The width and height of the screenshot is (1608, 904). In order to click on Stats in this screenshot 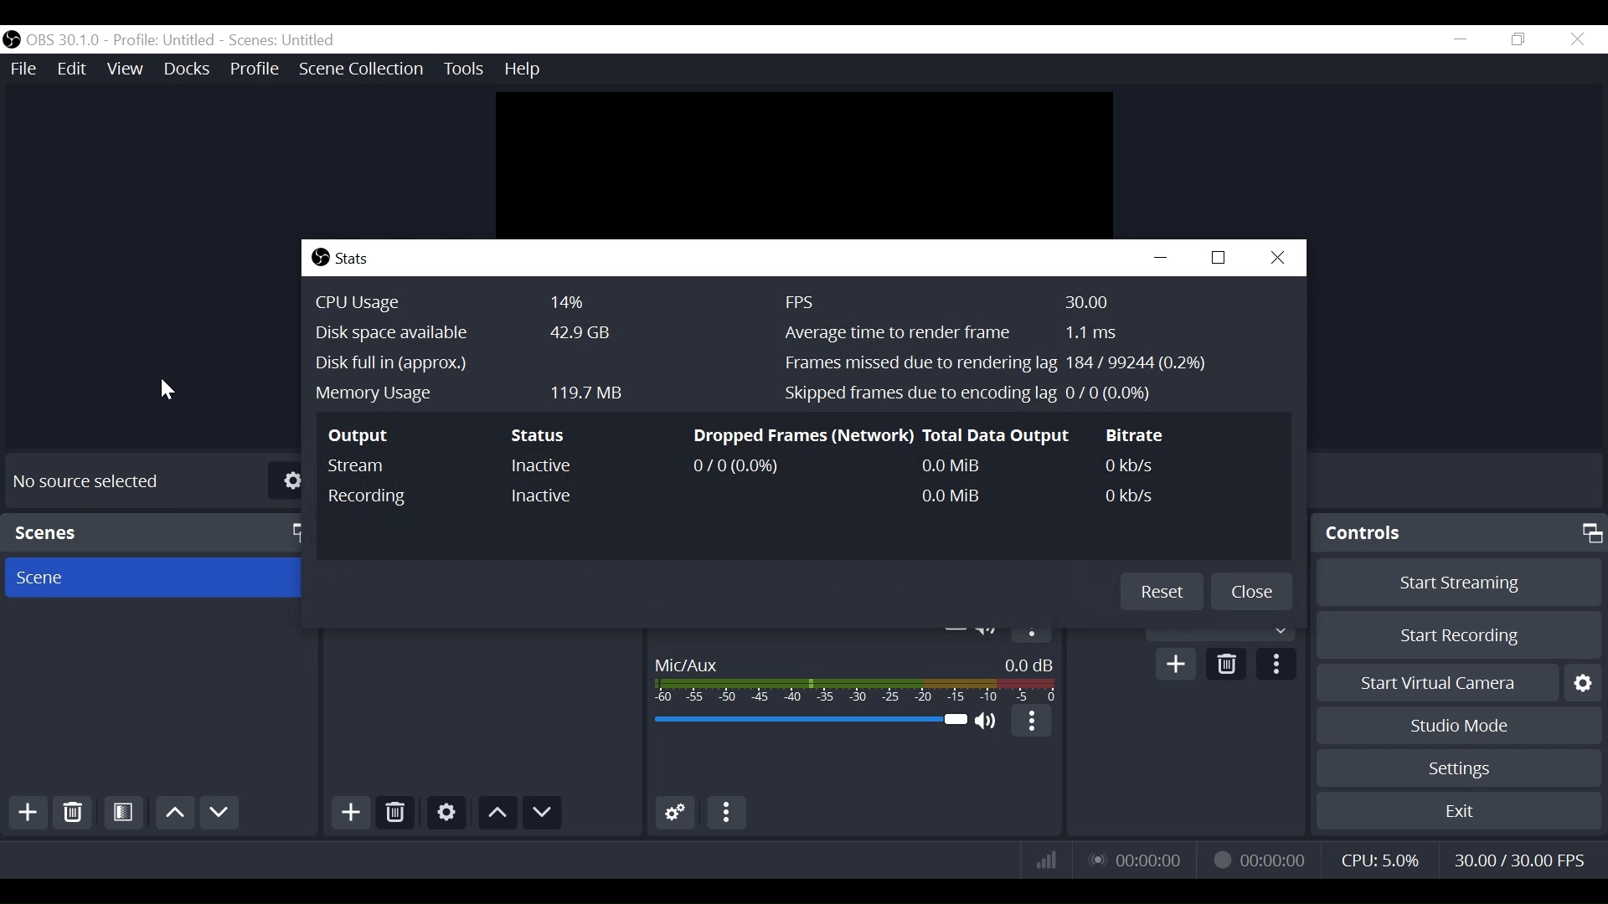, I will do `click(339, 257)`.